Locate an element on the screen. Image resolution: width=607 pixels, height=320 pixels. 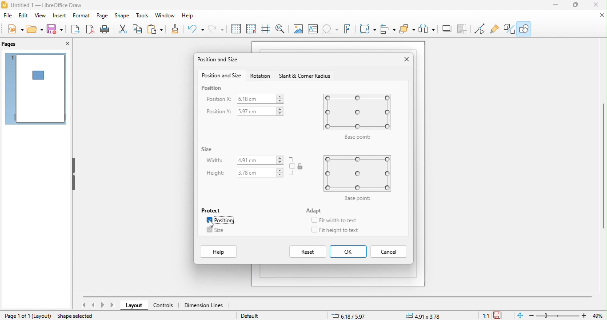
default is located at coordinates (256, 315).